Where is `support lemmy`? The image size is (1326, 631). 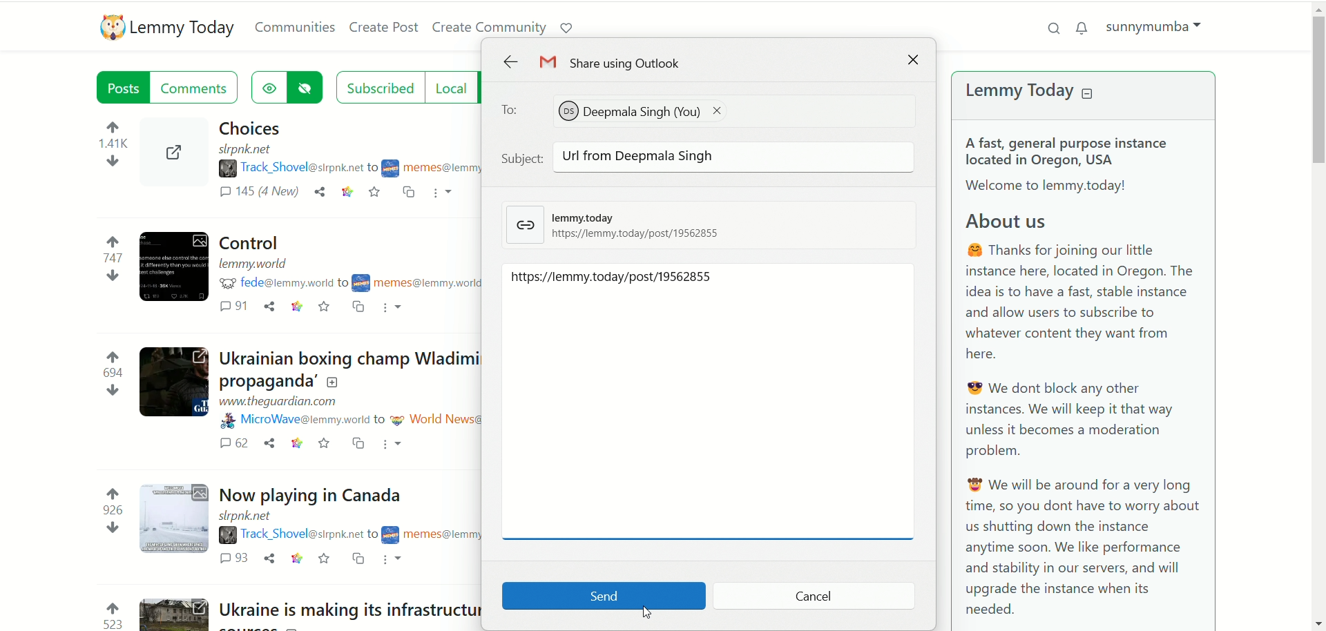 support lemmy is located at coordinates (566, 27).